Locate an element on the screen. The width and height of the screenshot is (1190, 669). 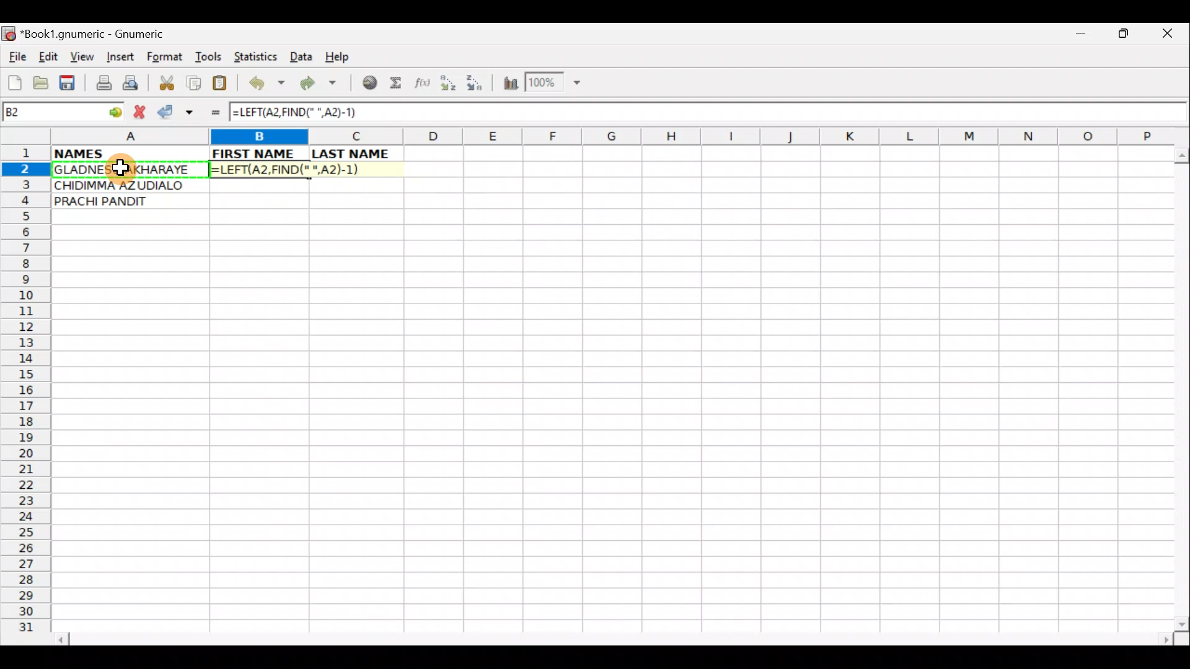
Tools is located at coordinates (209, 57).